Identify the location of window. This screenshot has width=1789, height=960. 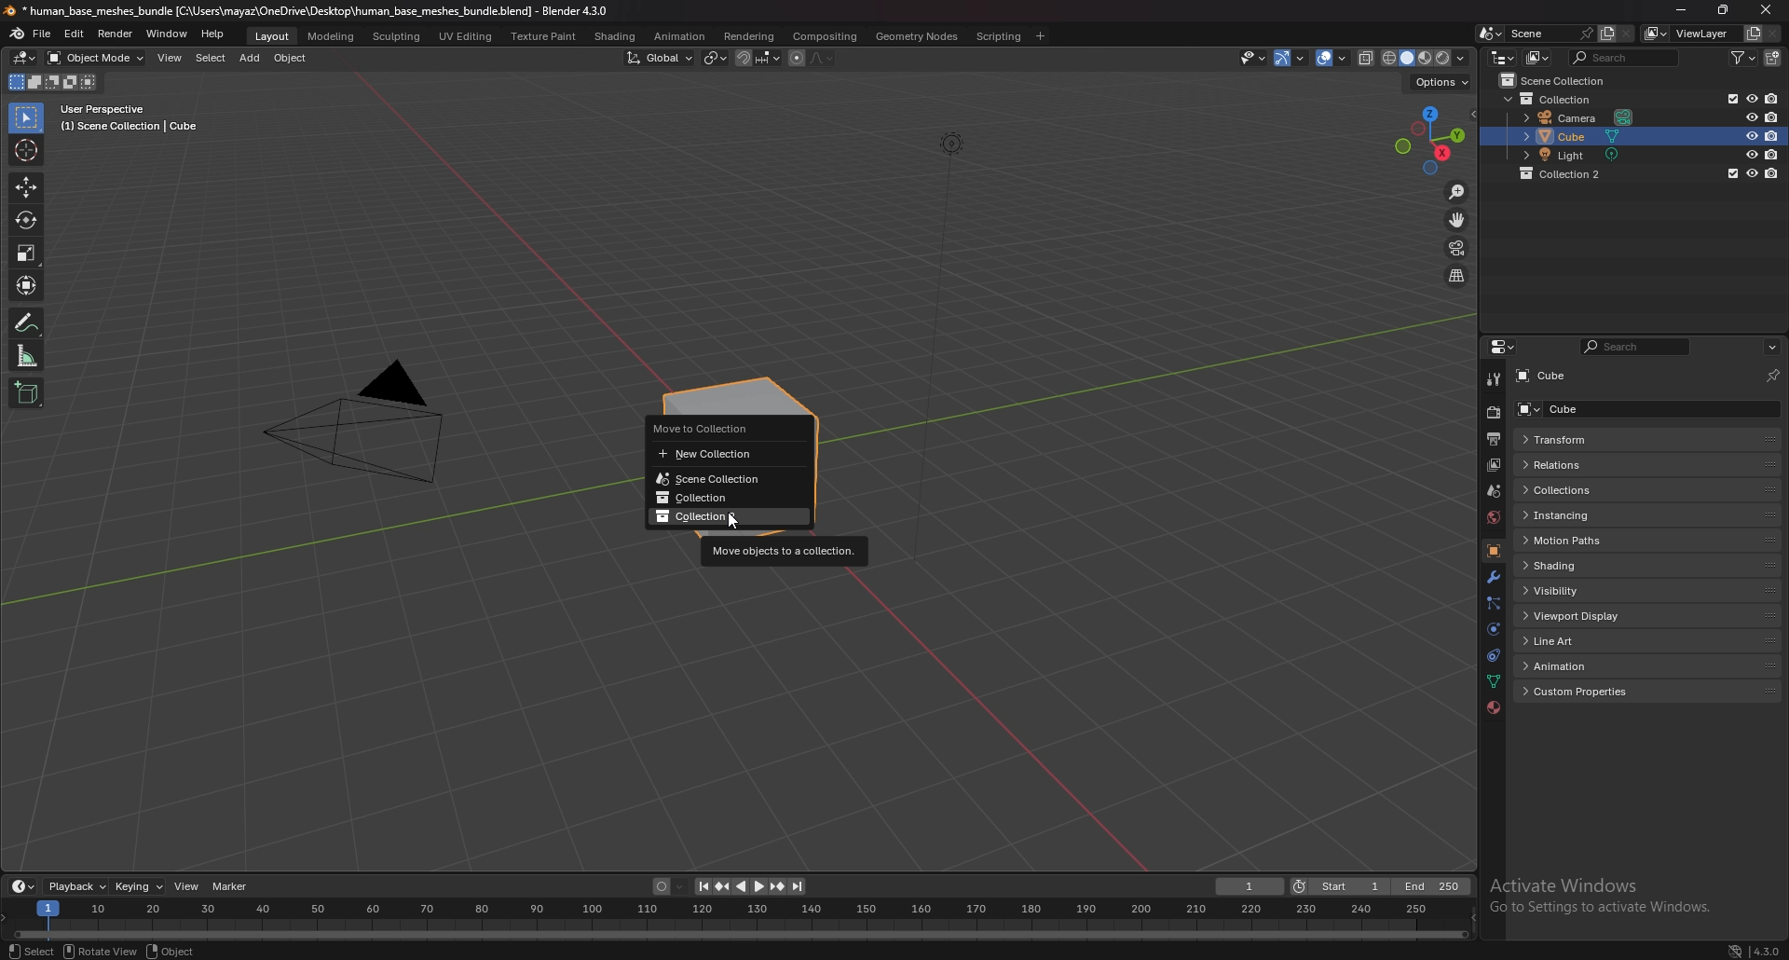
(168, 34).